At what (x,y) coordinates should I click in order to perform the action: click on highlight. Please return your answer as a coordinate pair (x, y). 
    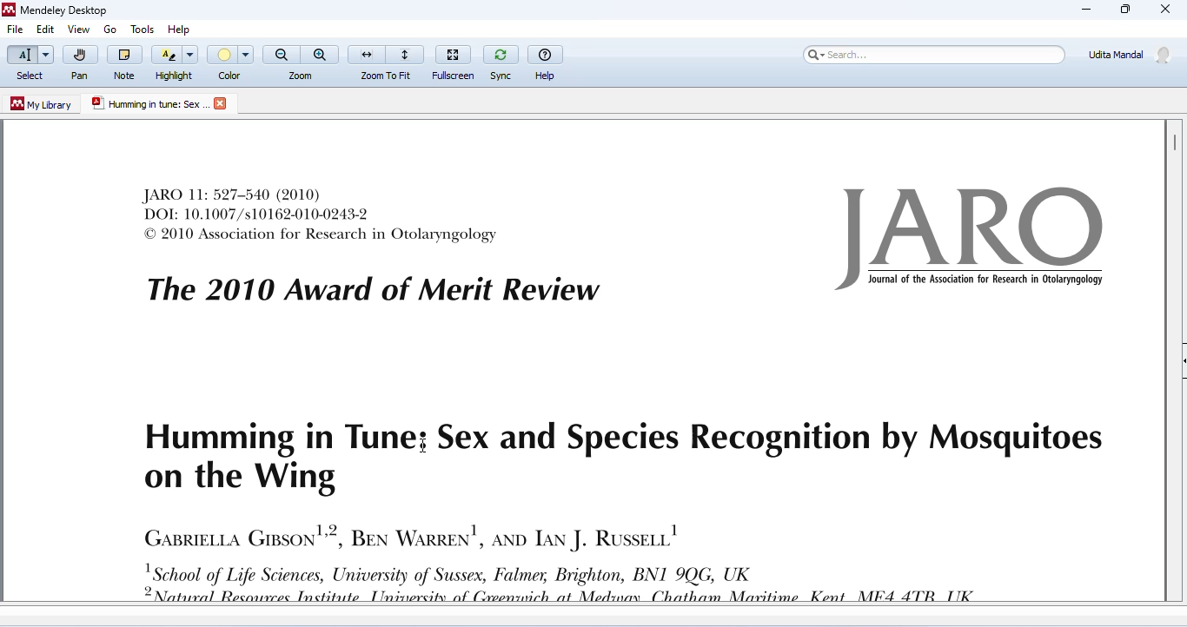
    Looking at the image, I should click on (176, 62).